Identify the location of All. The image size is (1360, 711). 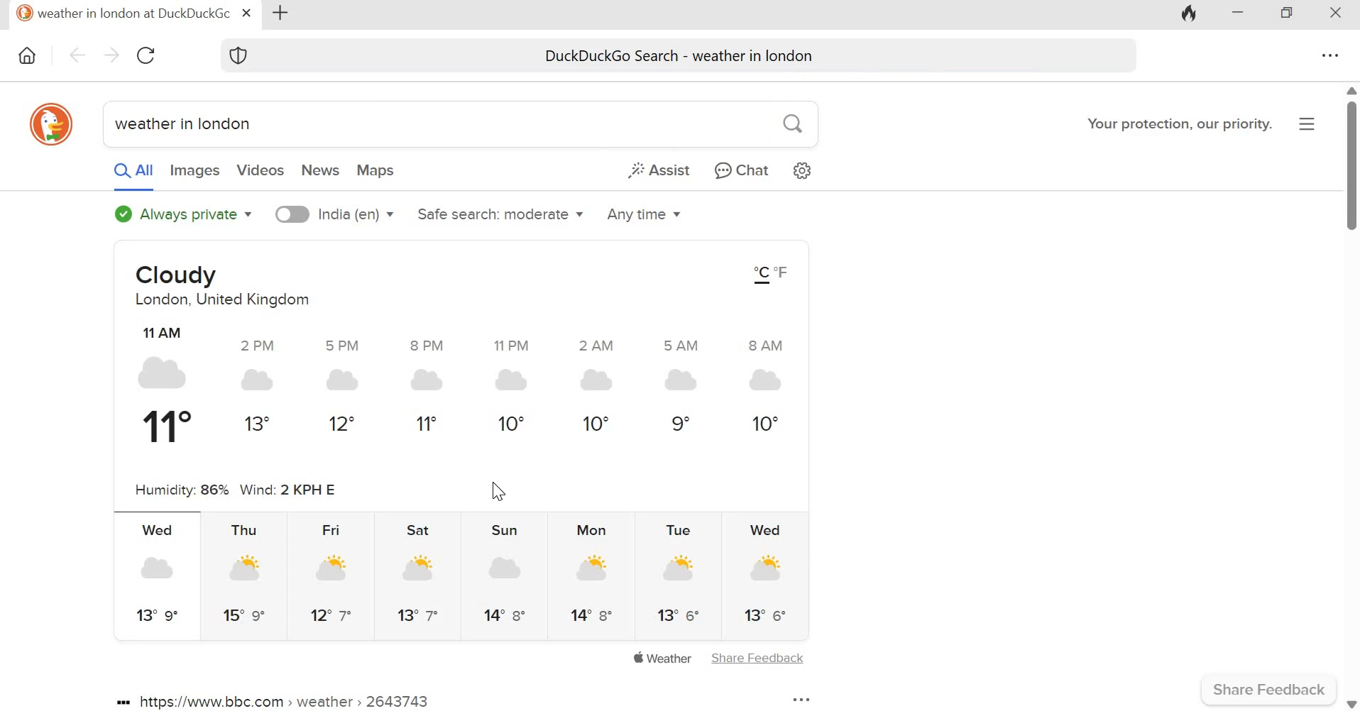
(133, 173).